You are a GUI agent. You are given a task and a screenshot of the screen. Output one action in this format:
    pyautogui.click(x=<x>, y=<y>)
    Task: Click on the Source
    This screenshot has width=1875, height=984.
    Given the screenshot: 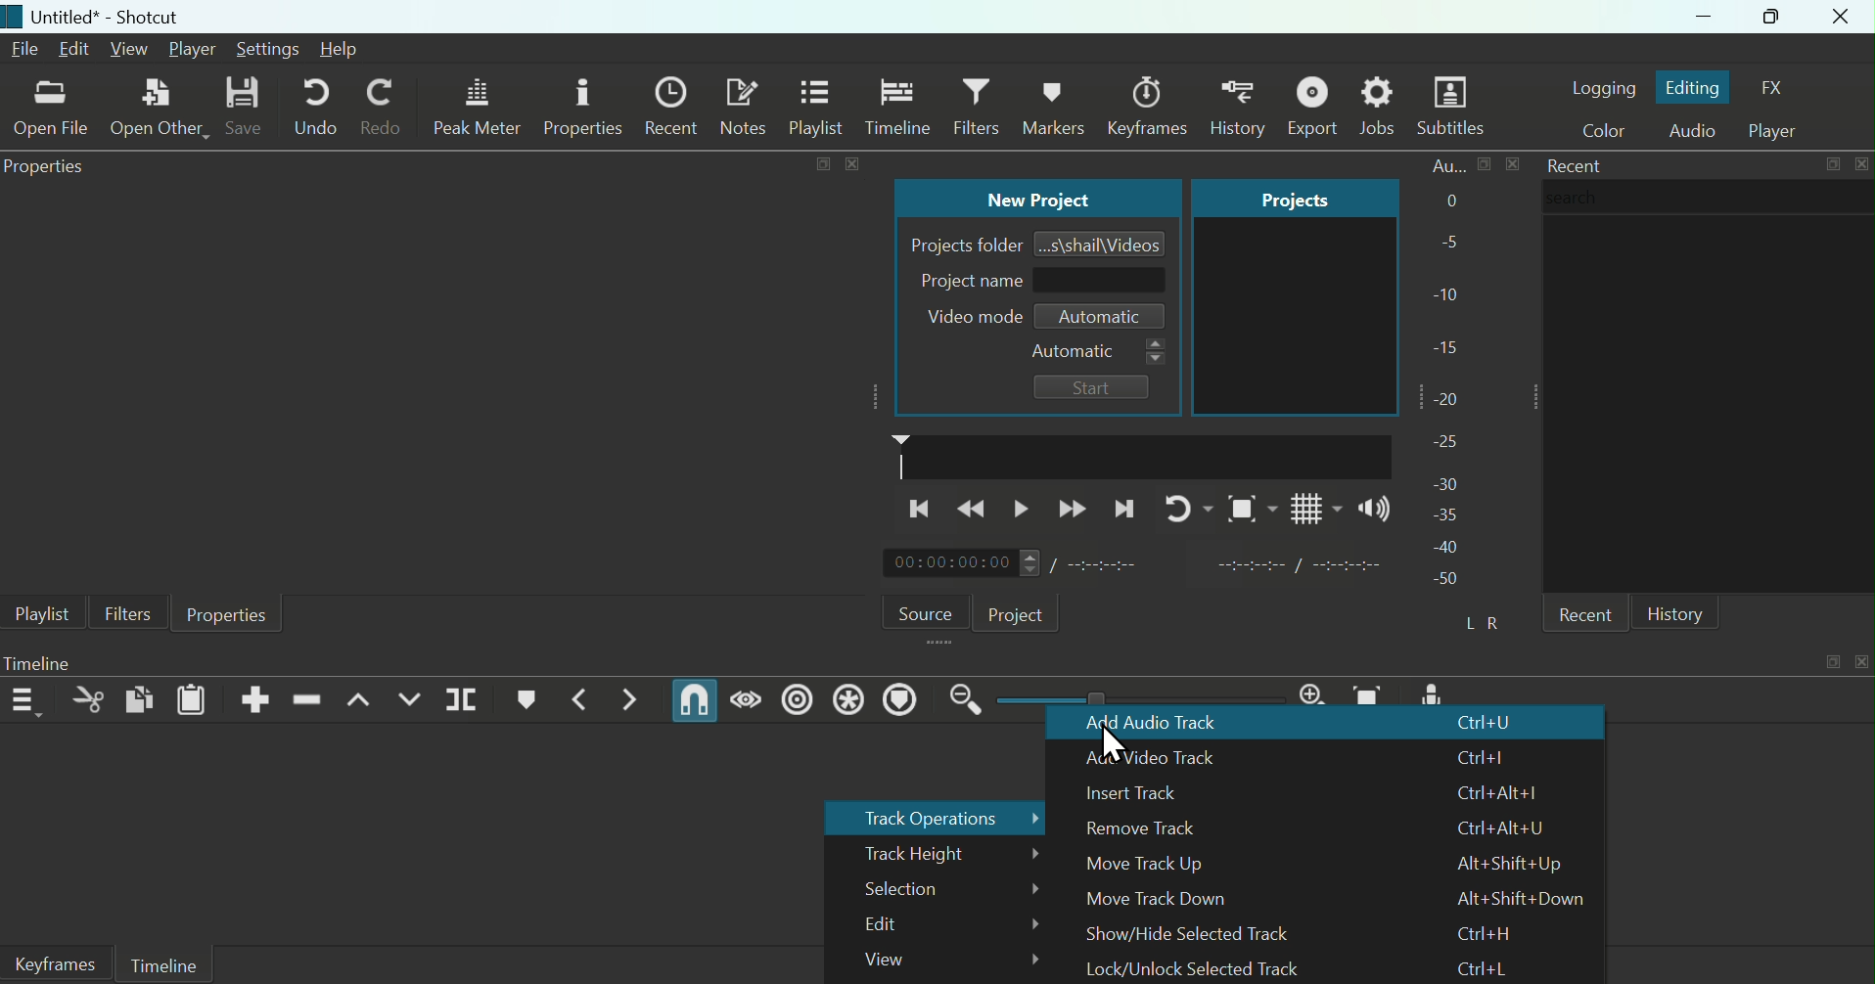 What is the action you would take?
    pyautogui.click(x=921, y=609)
    